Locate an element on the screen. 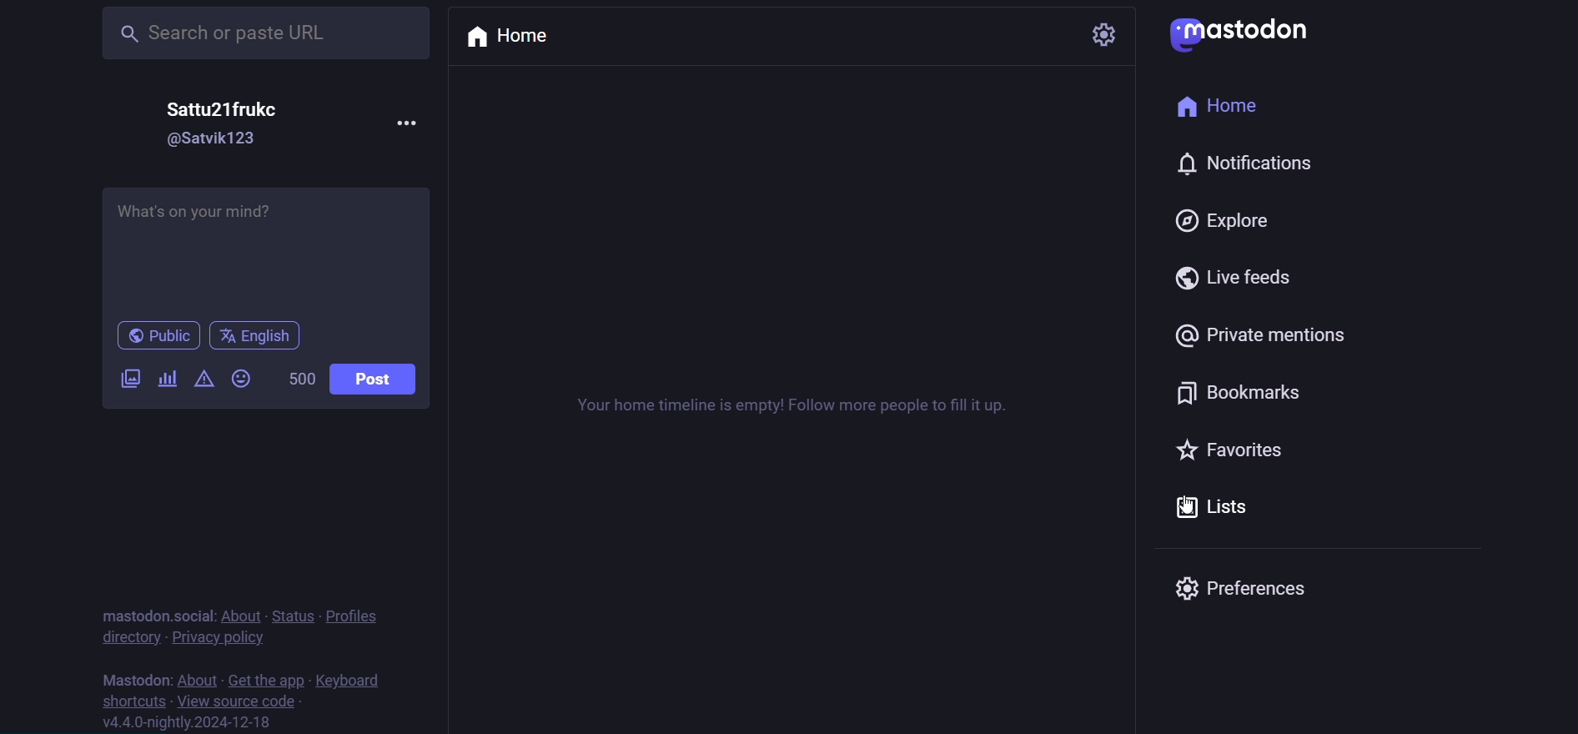 The width and height of the screenshot is (1578, 734). image/video is located at coordinates (129, 377).